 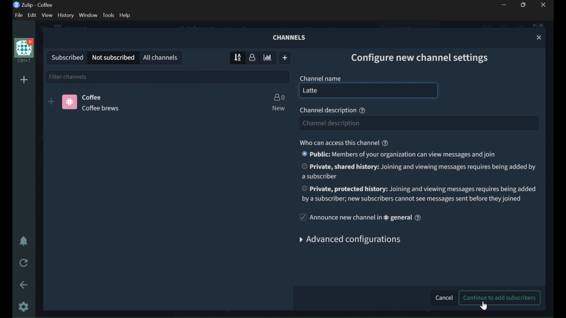 What do you see at coordinates (70, 102) in the screenshot?
I see `CHANNEL LOGO` at bounding box center [70, 102].